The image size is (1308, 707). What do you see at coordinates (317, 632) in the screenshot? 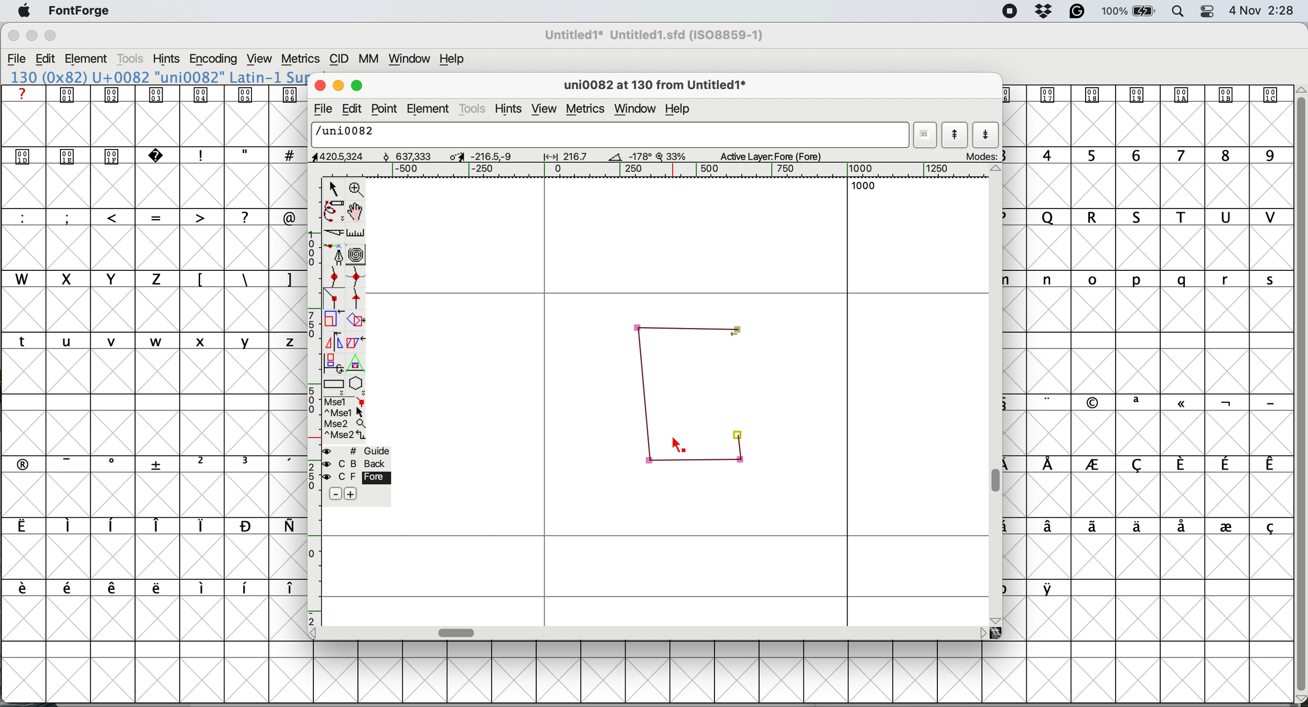
I see `scroll button` at bounding box center [317, 632].